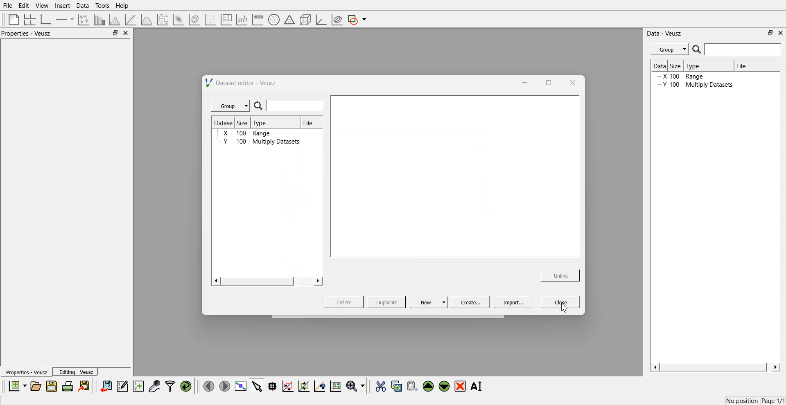  I want to click on No position, so click(743, 400).